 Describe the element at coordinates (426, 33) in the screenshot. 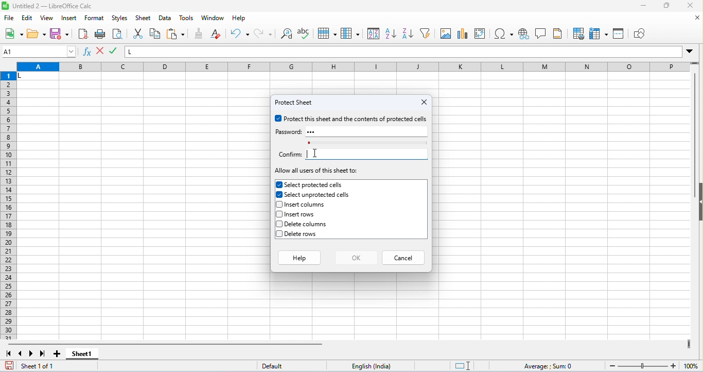

I see `filter` at that location.